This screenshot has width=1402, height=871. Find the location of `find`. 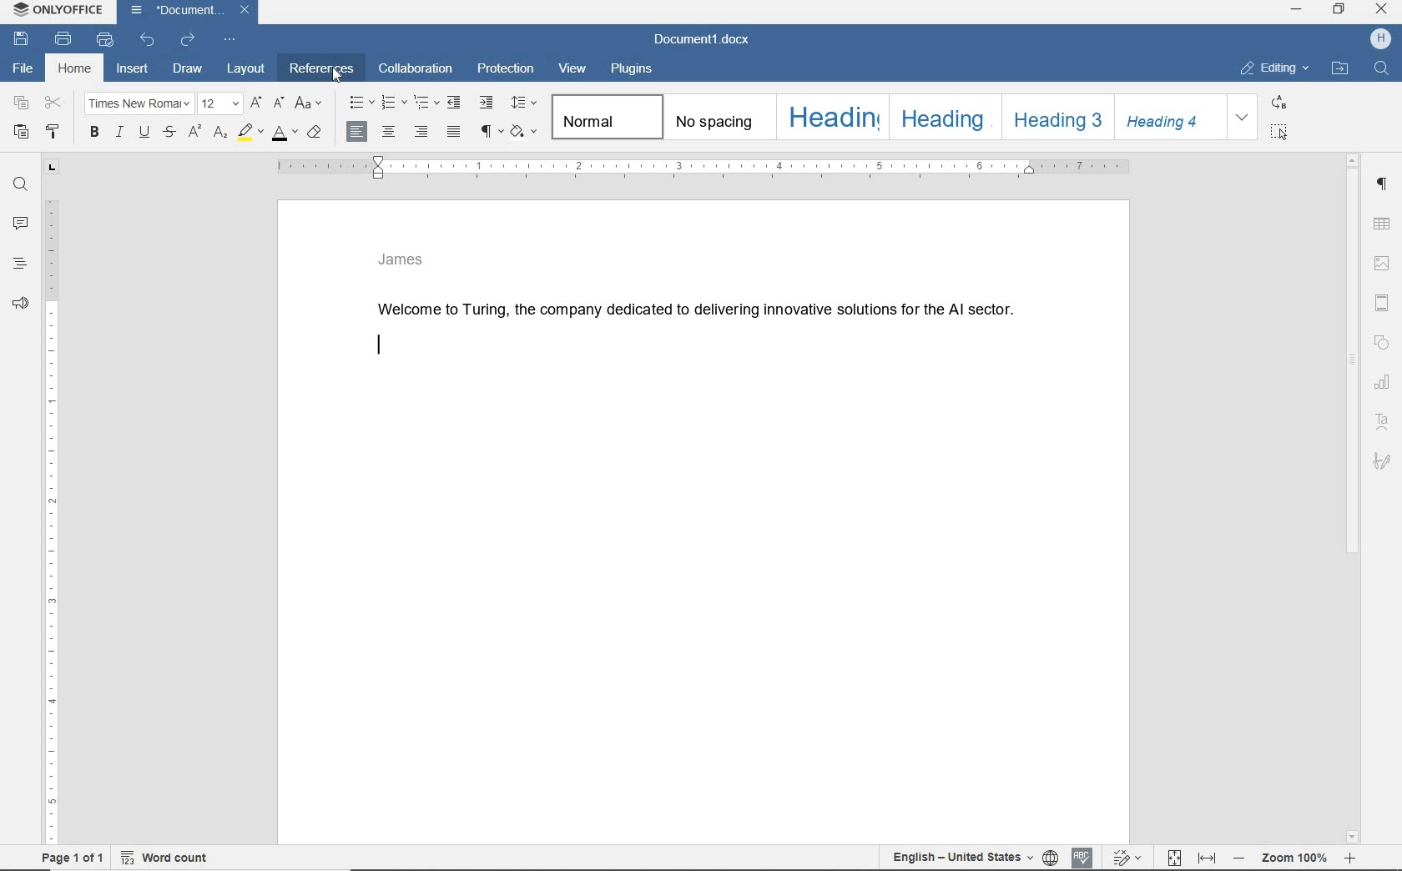

find is located at coordinates (1379, 68).